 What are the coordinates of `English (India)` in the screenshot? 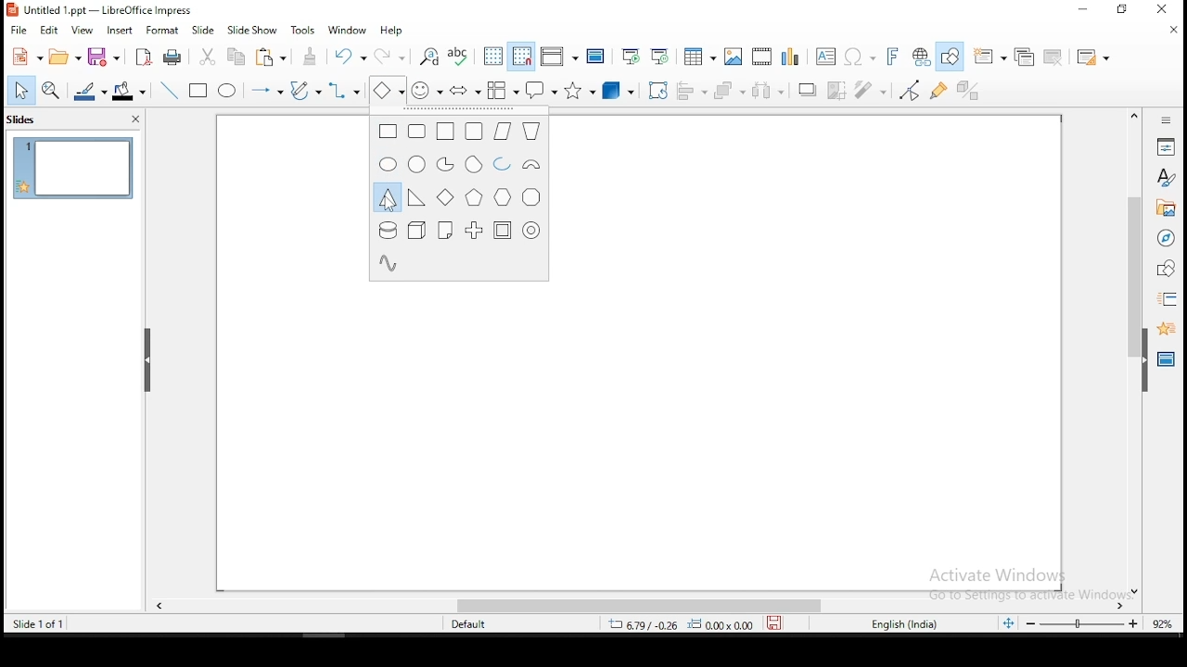 It's located at (903, 625).